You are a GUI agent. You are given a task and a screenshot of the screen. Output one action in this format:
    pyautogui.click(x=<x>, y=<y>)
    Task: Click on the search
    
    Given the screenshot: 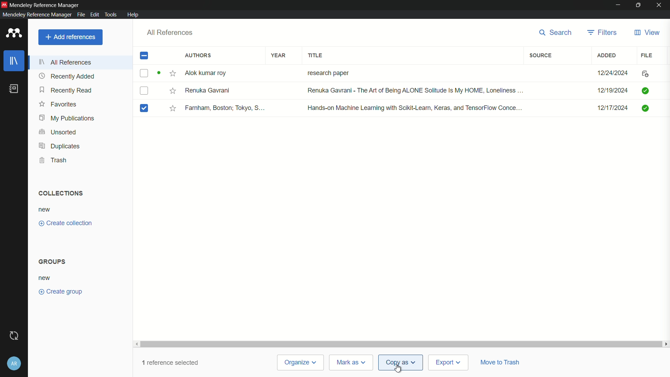 What is the action you would take?
    pyautogui.click(x=556, y=32)
    